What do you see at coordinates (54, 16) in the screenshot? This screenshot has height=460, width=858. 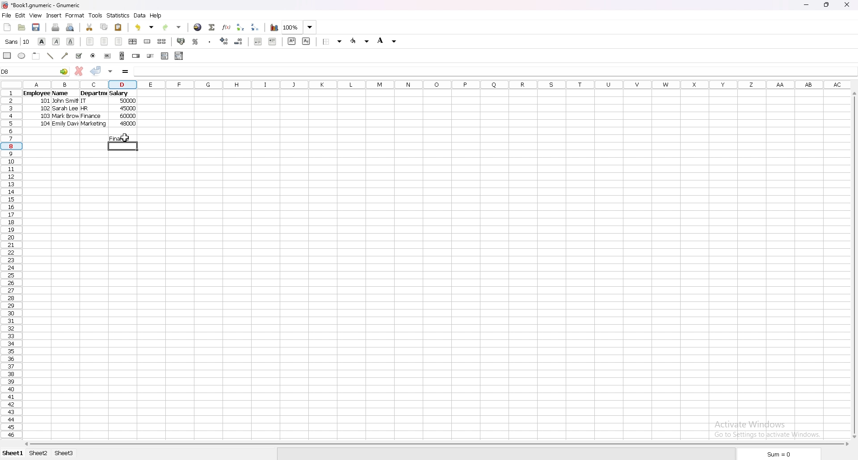 I see `insert` at bounding box center [54, 16].